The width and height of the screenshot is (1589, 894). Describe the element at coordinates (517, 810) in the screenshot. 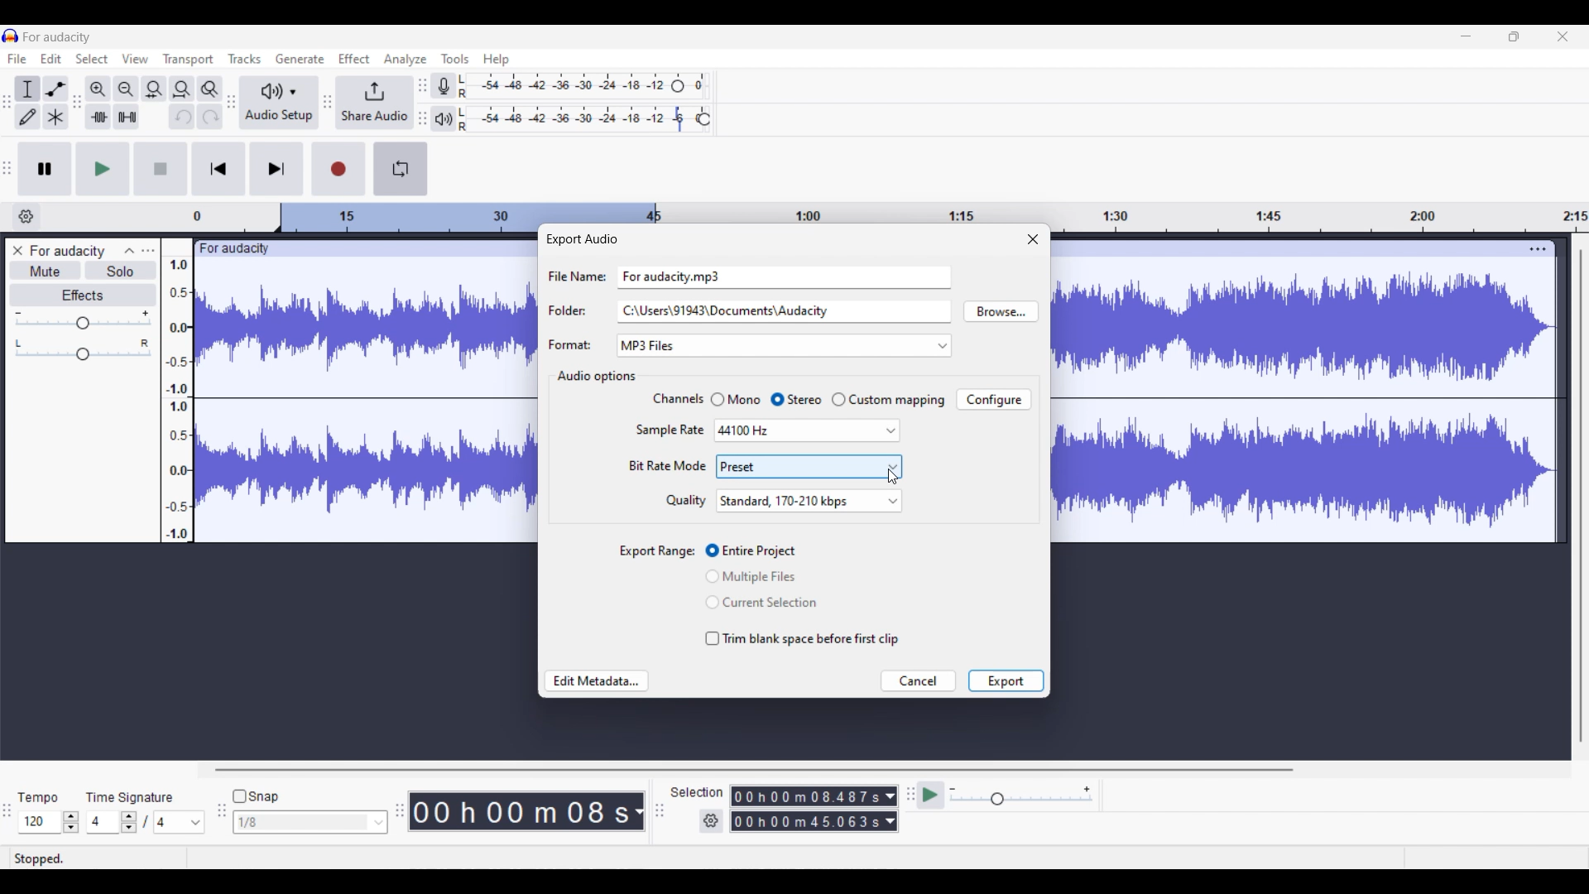

I see `Current timestamp of track` at that location.